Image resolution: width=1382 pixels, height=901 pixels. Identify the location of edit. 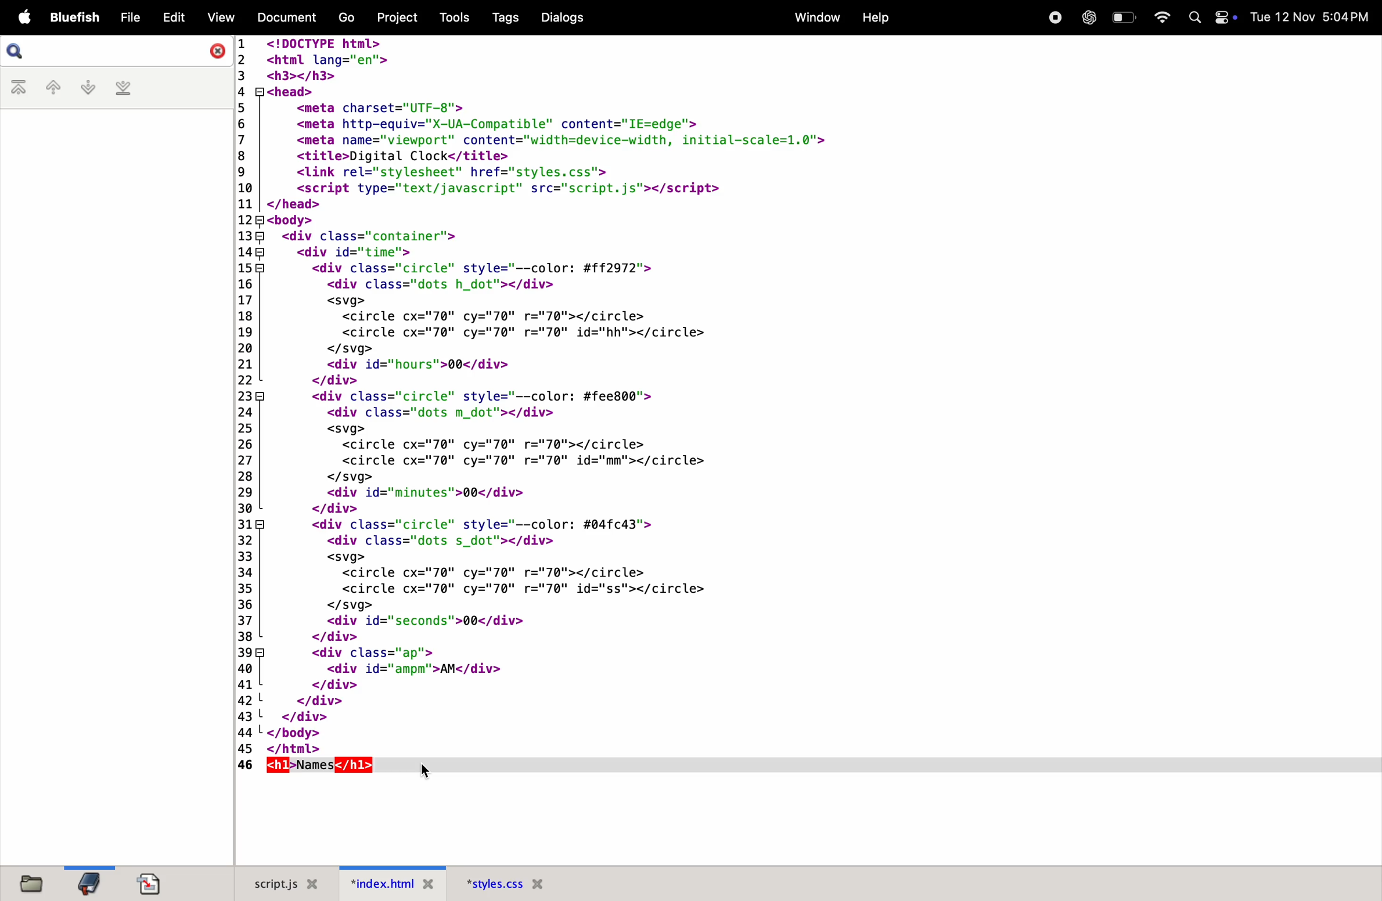
(171, 16).